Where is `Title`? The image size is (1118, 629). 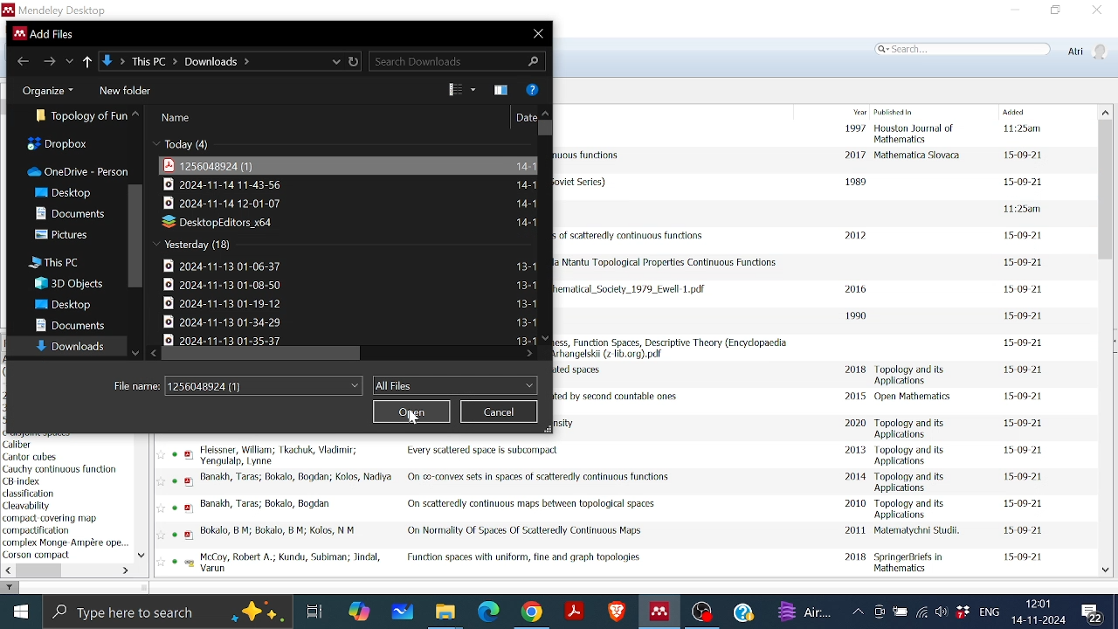
Title is located at coordinates (539, 475).